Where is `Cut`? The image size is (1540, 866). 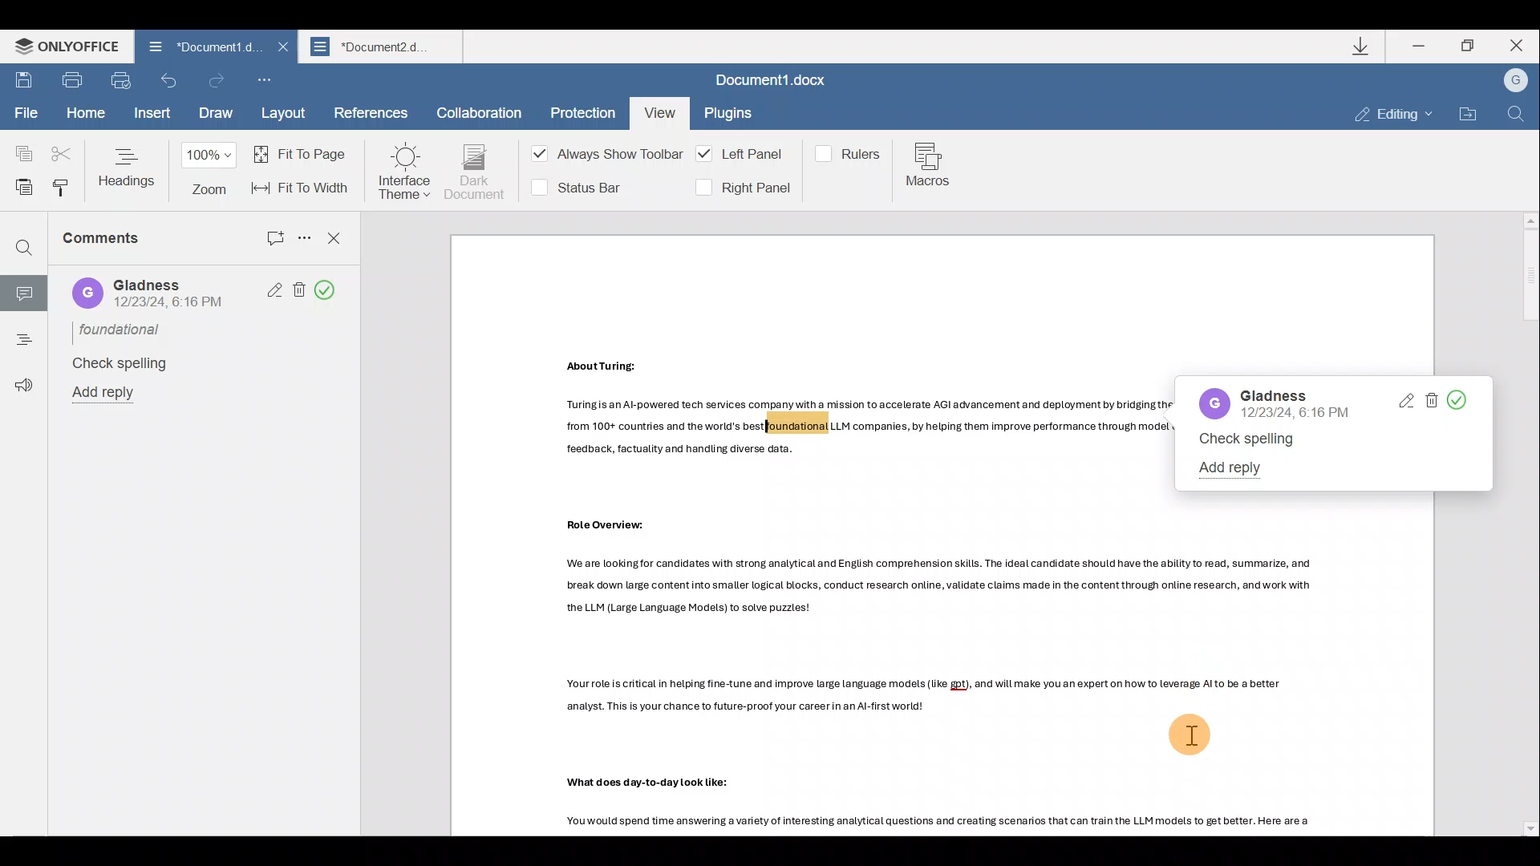 Cut is located at coordinates (63, 148).